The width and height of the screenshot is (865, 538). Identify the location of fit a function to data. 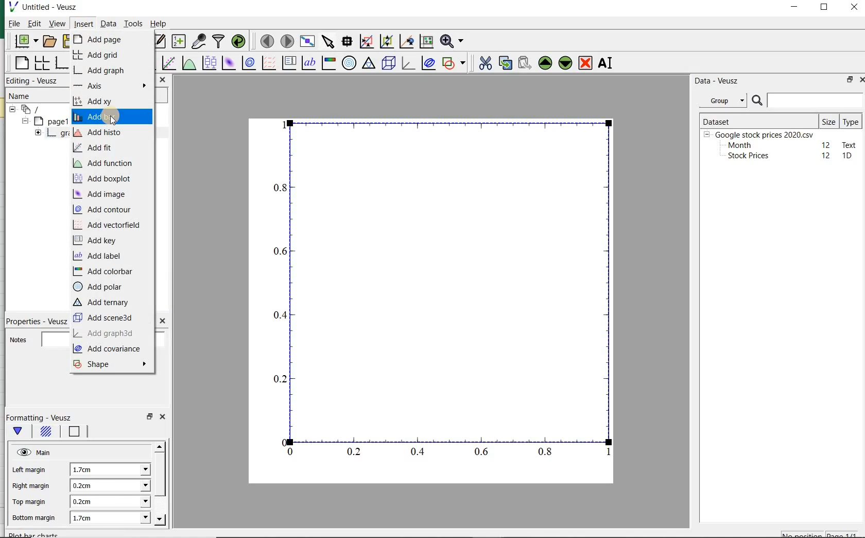
(168, 63).